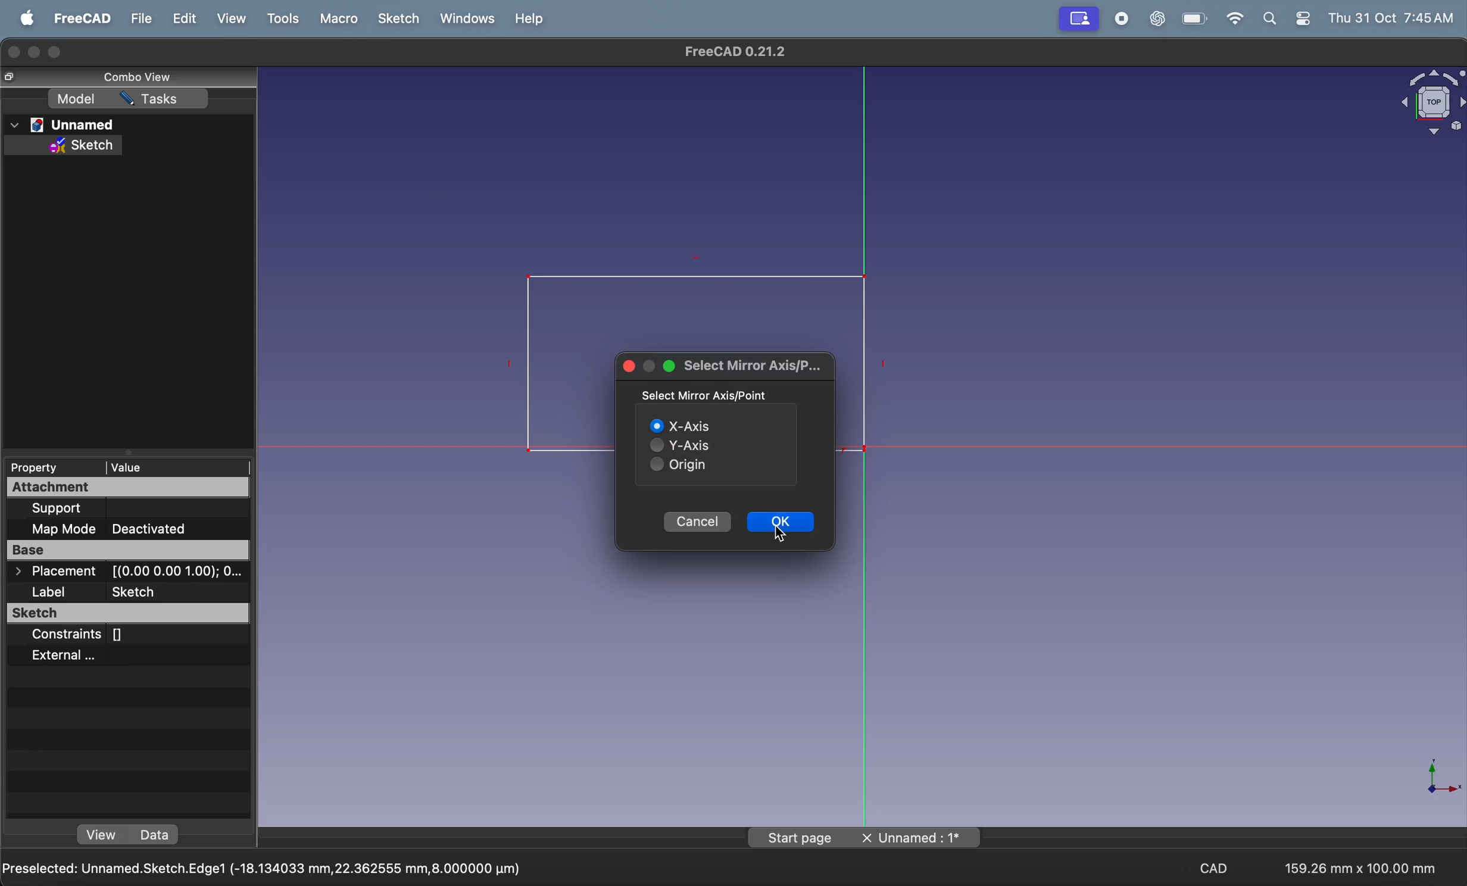  Describe the element at coordinates (129, 550) in the screenshot. I see `base` at that location.